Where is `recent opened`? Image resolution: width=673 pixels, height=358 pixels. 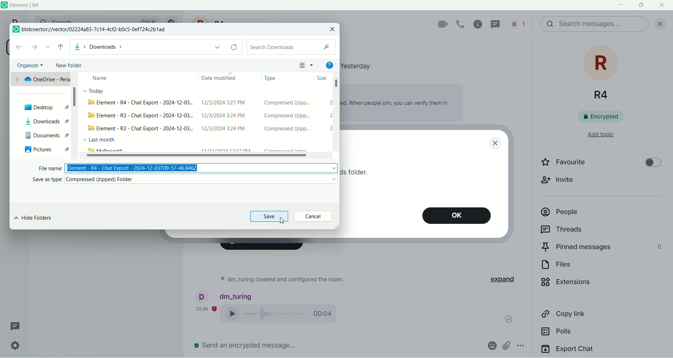 recent opened is located at coordinates (49, 47).